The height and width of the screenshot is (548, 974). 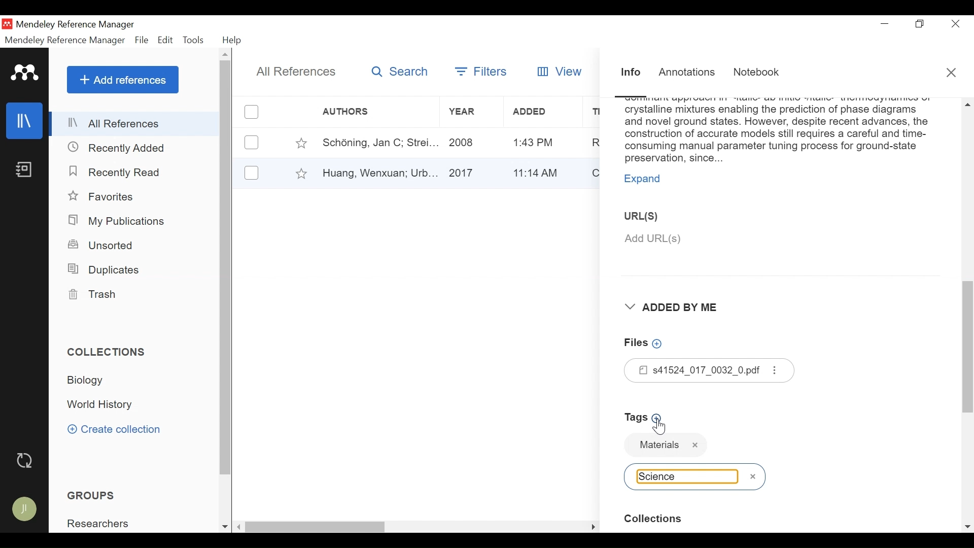 I want to click on Help, so click(x=233, y=41).